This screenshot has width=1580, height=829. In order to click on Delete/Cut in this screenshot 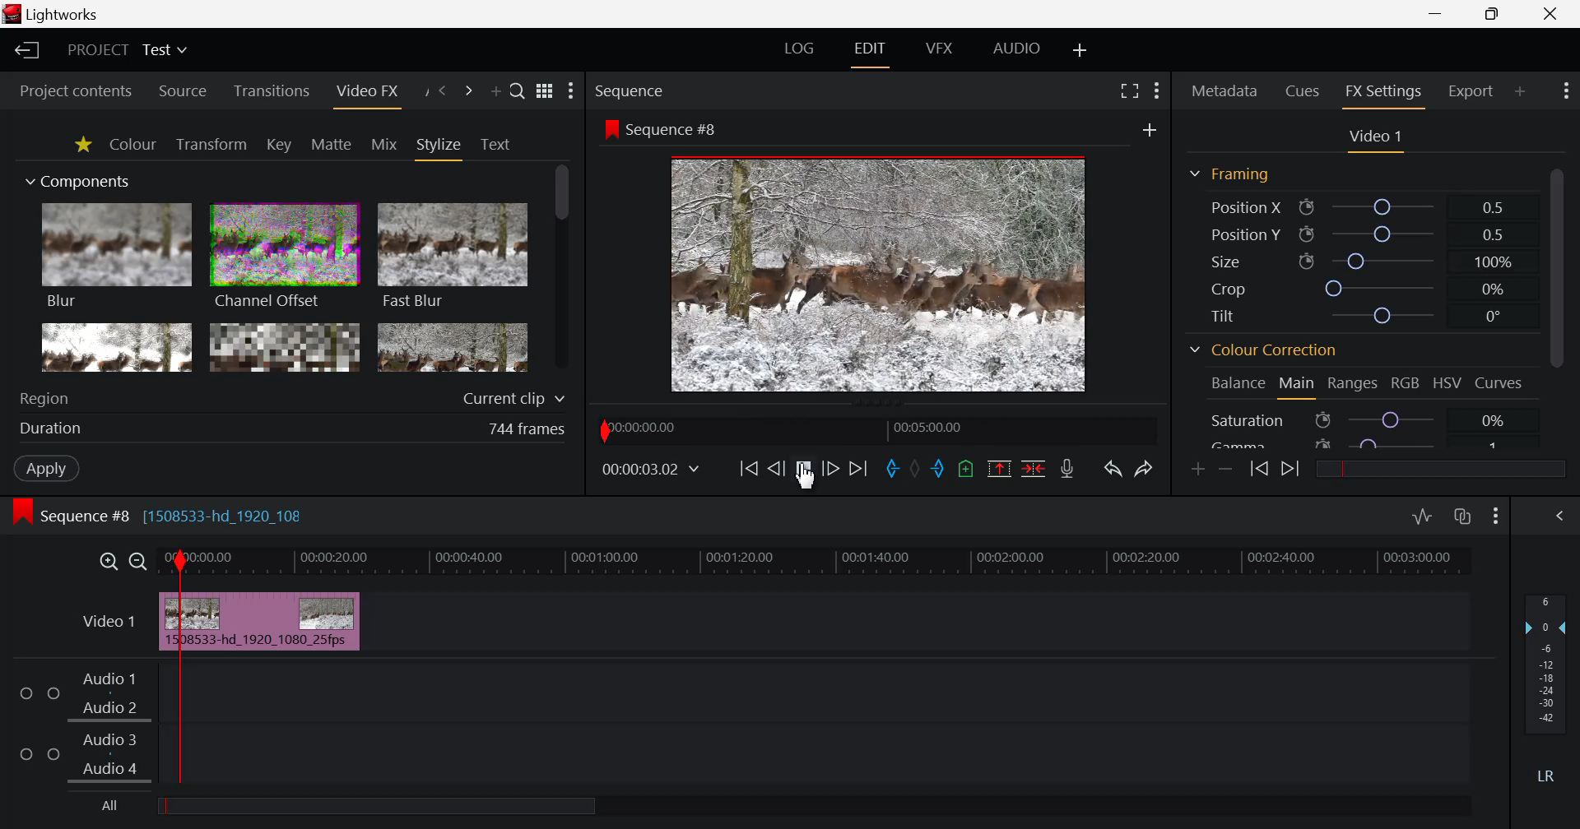, I will do `click(1034, 469)`.